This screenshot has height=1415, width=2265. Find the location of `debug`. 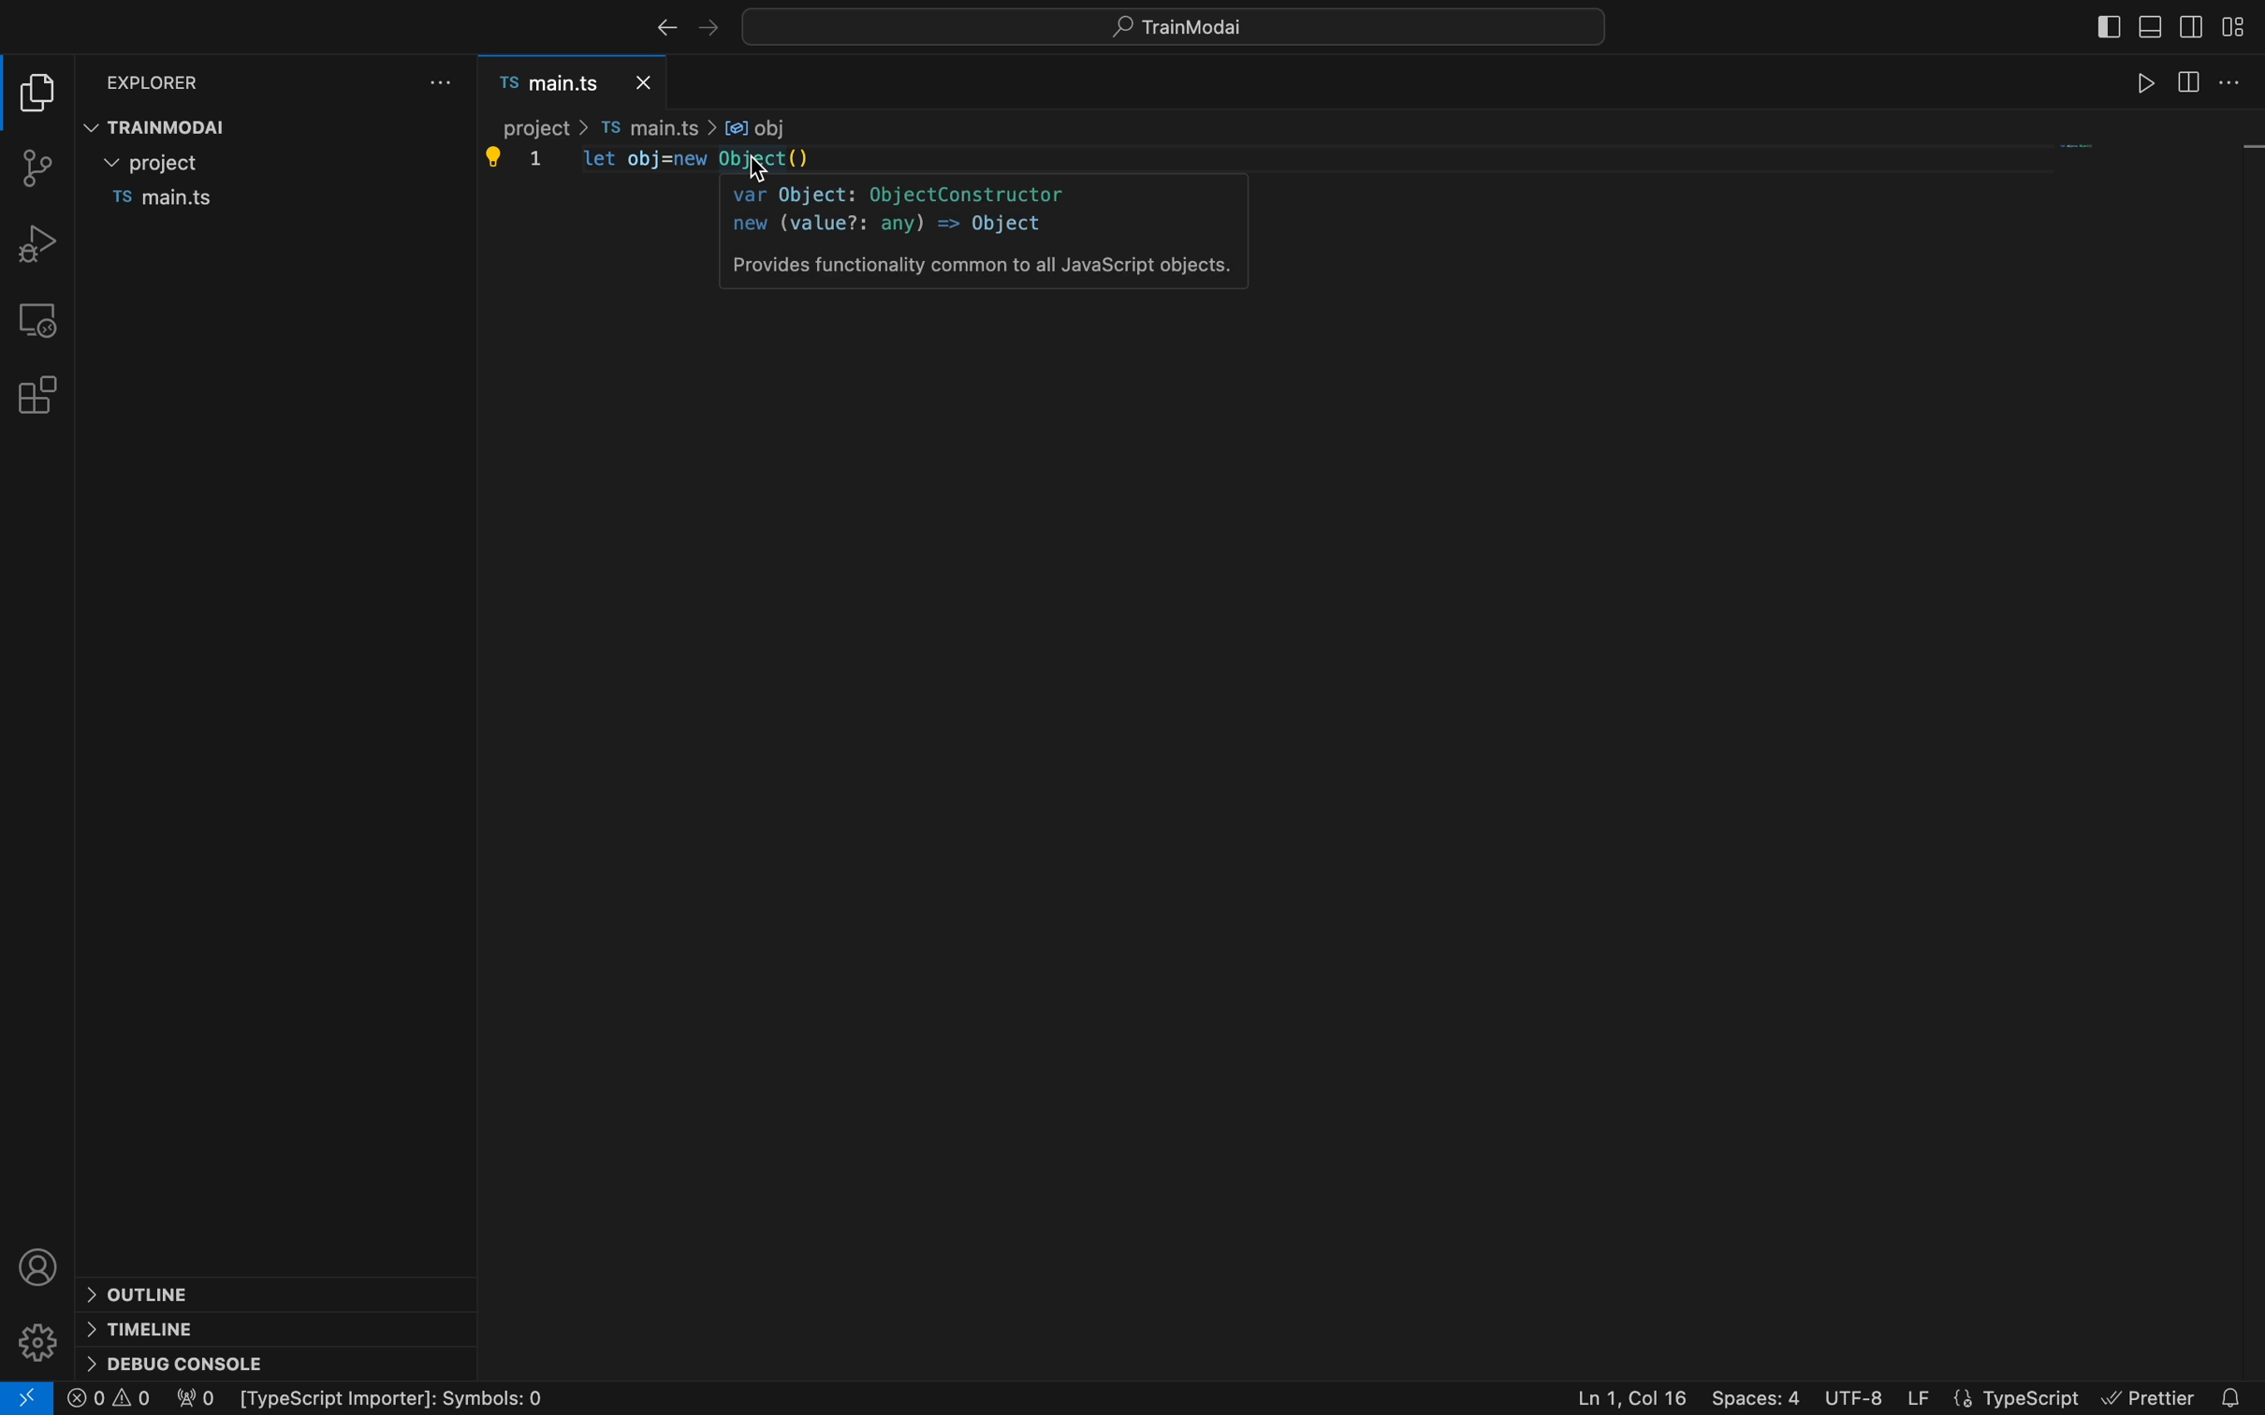

debug is located at coordinates (40, 242).